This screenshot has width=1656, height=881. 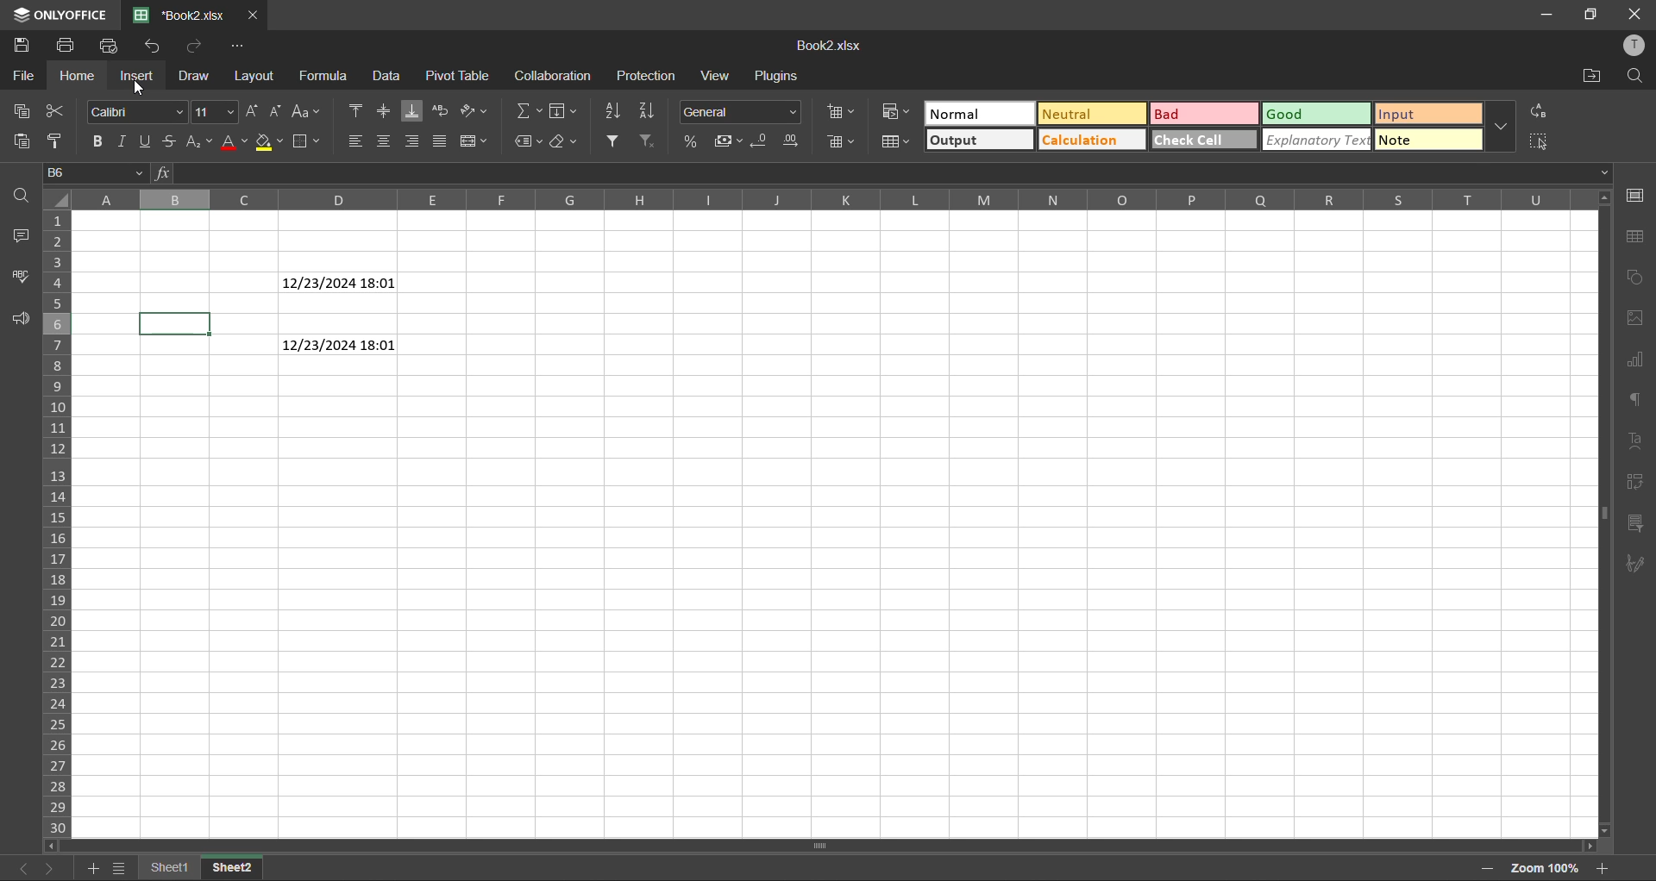 What do you see at coordinates (531, 141) in the screenshot?
I see `named ranges` at bounding box center [531, 141].